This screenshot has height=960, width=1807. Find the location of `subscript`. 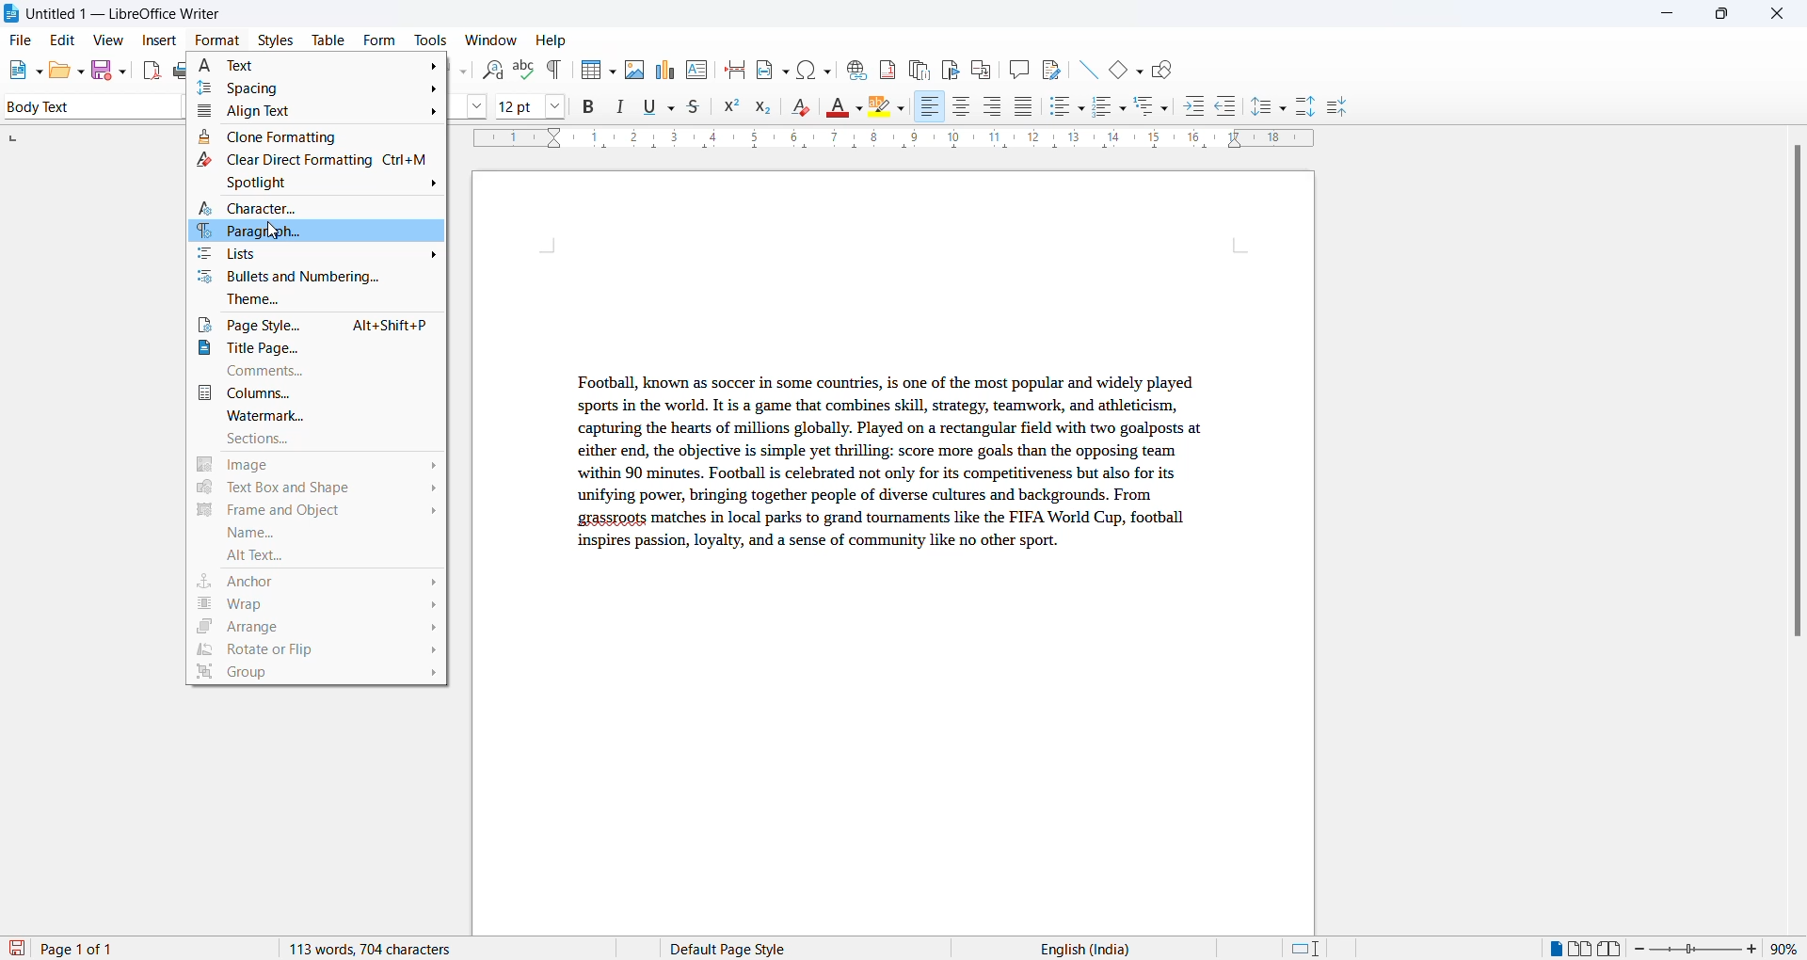

subscript is located at coordinates (769, 109).